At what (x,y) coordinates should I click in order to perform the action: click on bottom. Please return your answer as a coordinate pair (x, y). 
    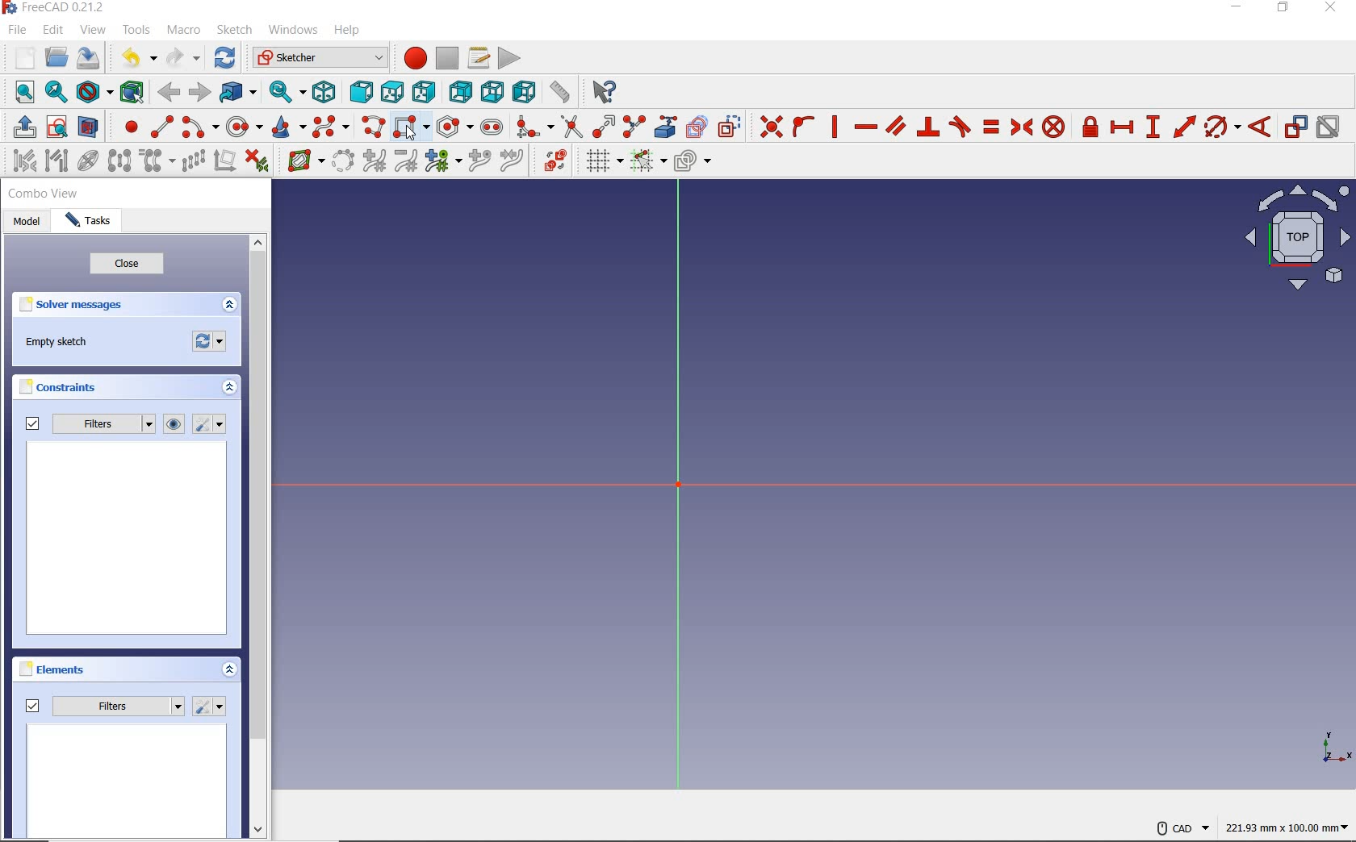
    Looking at the image, I should click on (493, 91).